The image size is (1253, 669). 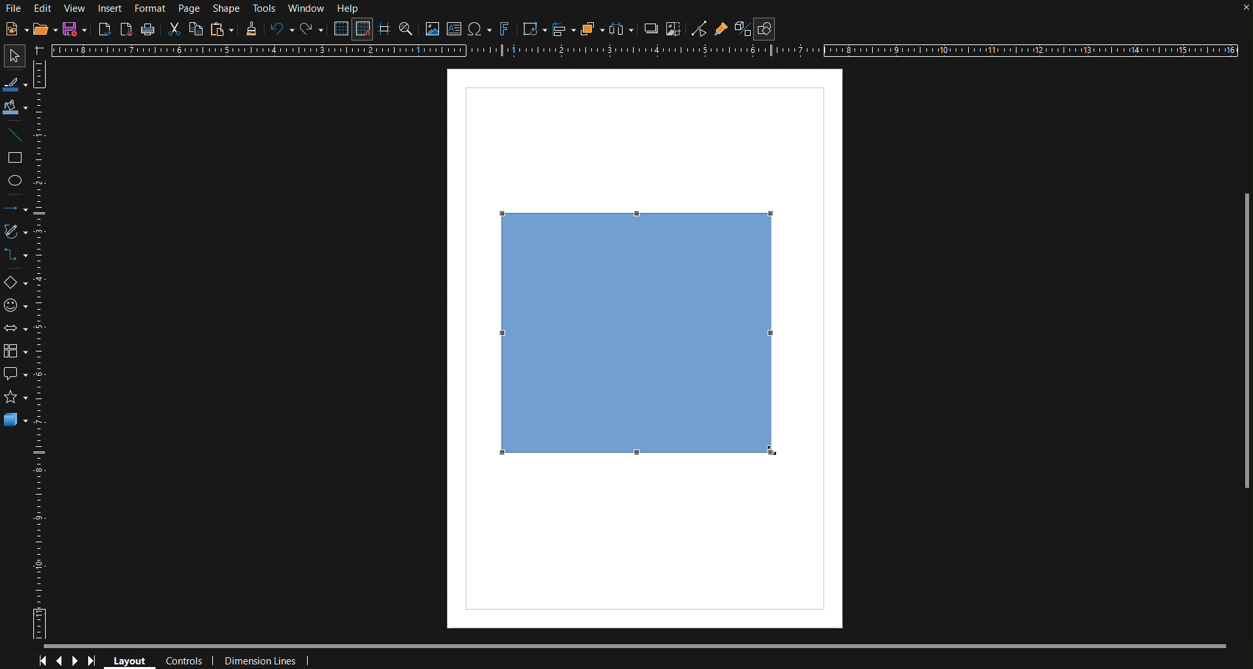 What do you see at coordinates (148, 30) in the screenshot?
I see `Print` at bounding box center [148, 30].